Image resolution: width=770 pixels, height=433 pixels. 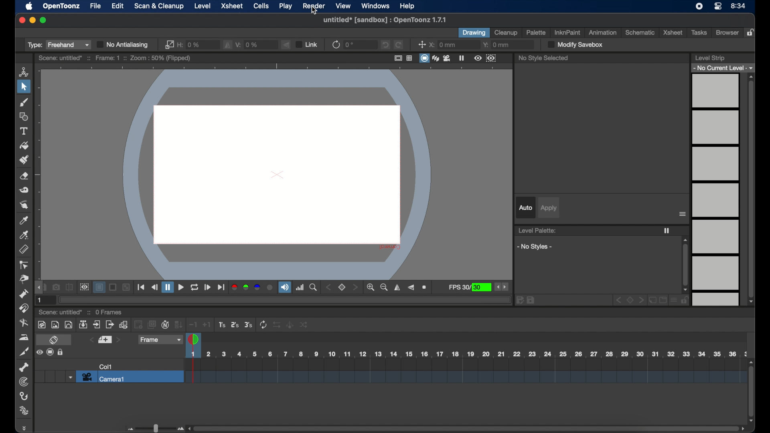 What do you see at coordinates (100, 287) in the screenshot?
I see `background` at bounding box center [100, 287].